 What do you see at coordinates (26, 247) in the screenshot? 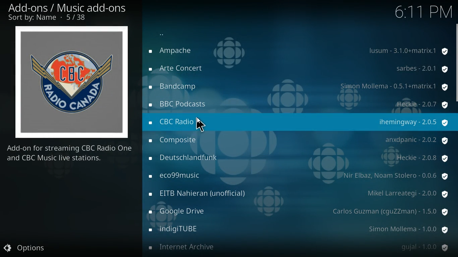
I see `options` at bounding box center [26, 247].